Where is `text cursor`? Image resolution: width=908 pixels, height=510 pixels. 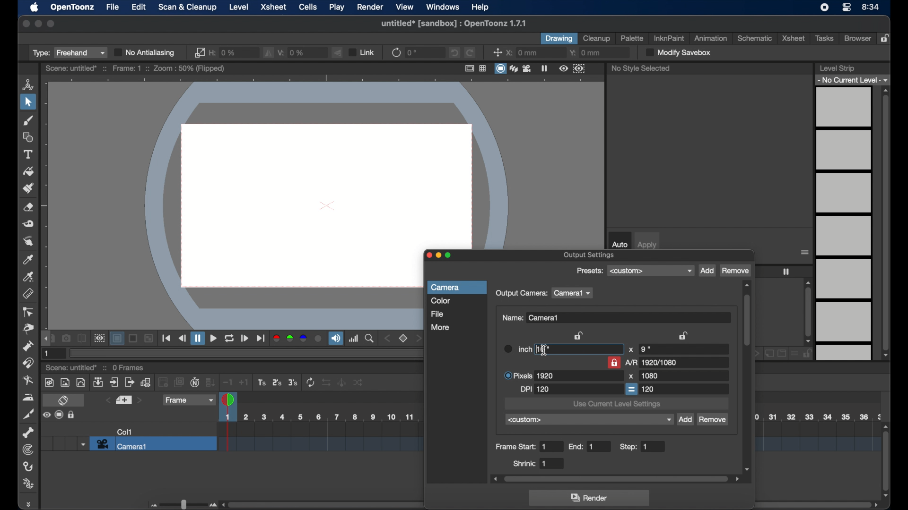
text cursor is located at coordinates (545, 351).